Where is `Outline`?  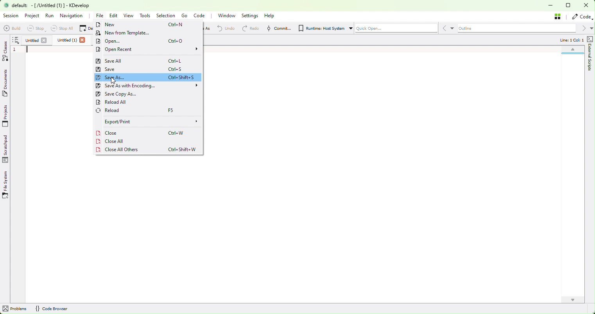
Outline is located at coordinates (516, 29).